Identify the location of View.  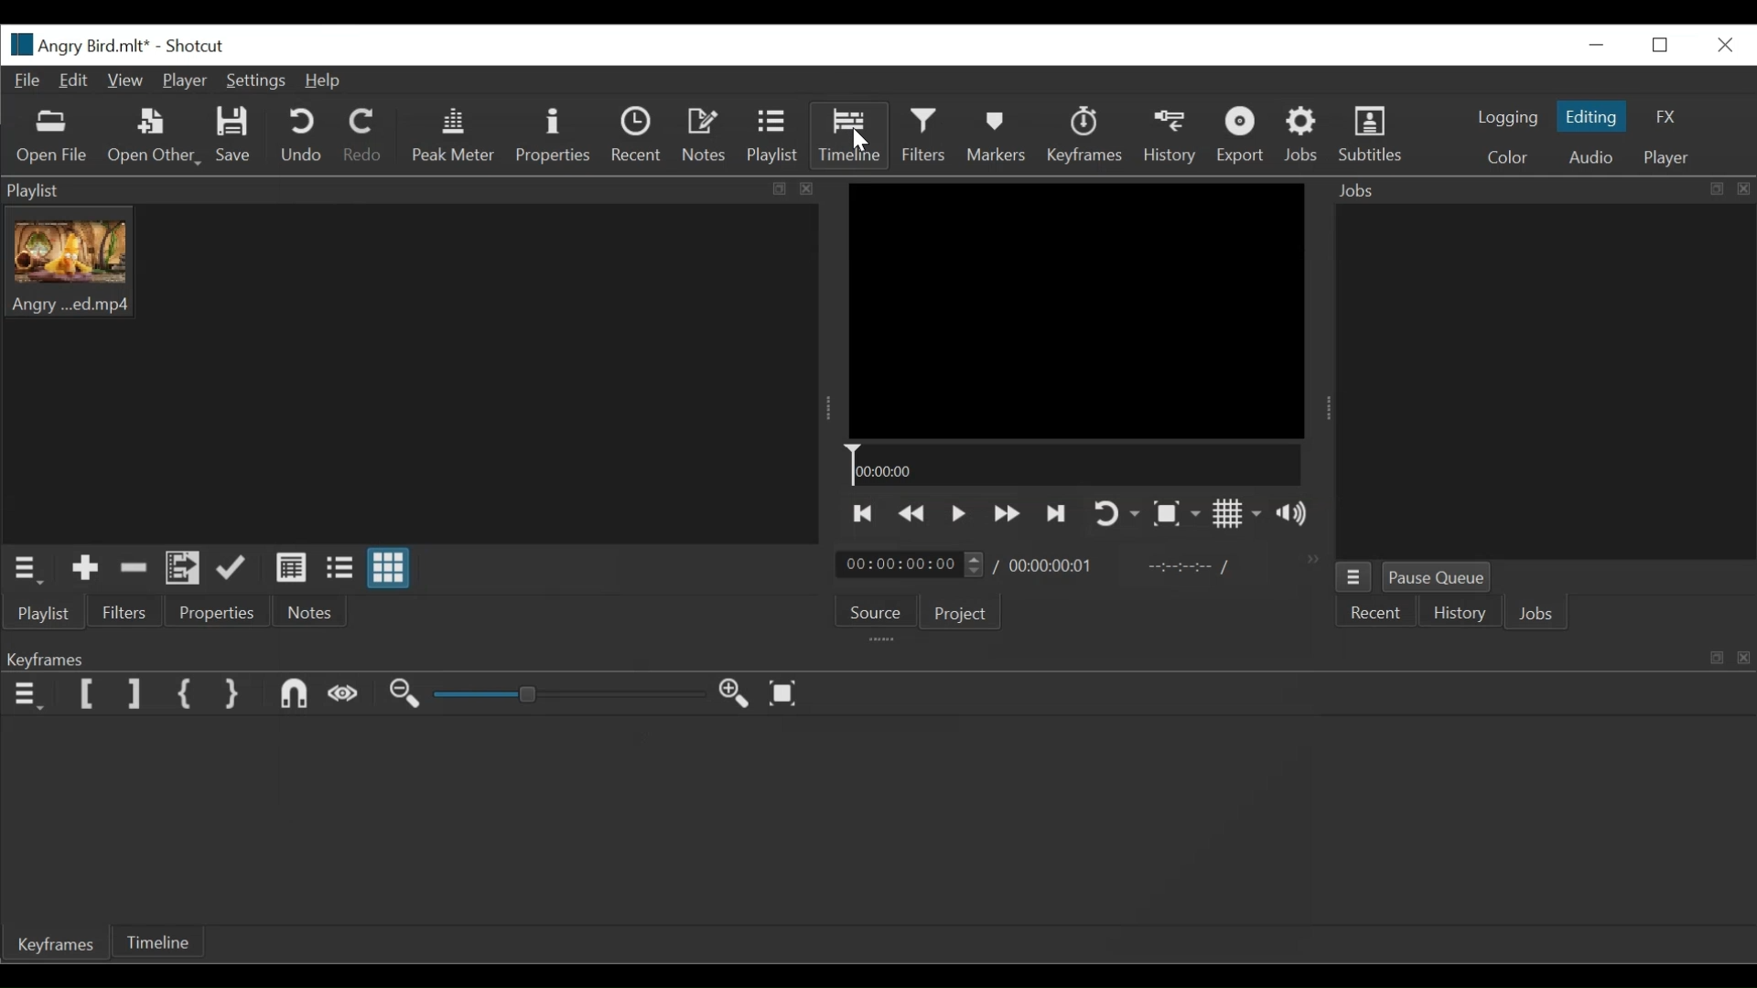
(124, 81).